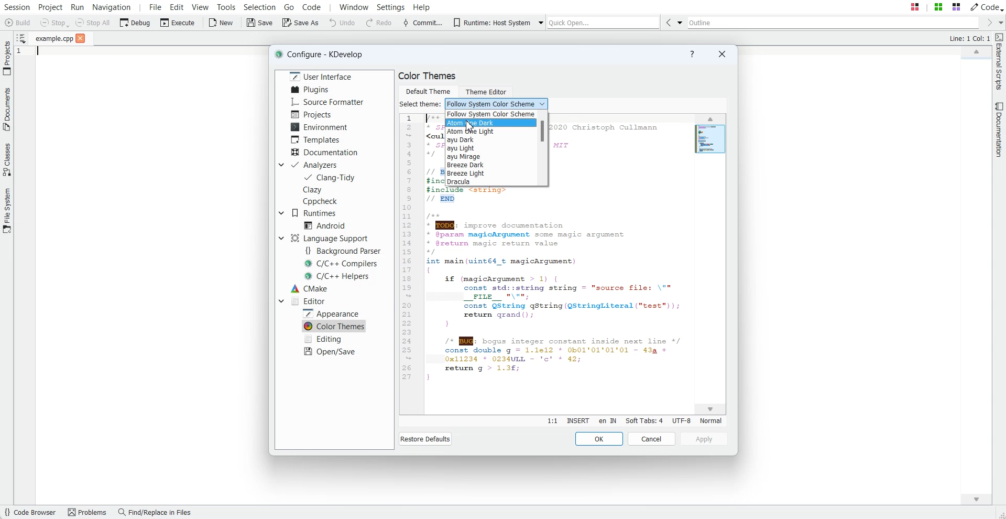 This screenshot has width=1006, height=519. I want to click on Close, so click(721, 53).